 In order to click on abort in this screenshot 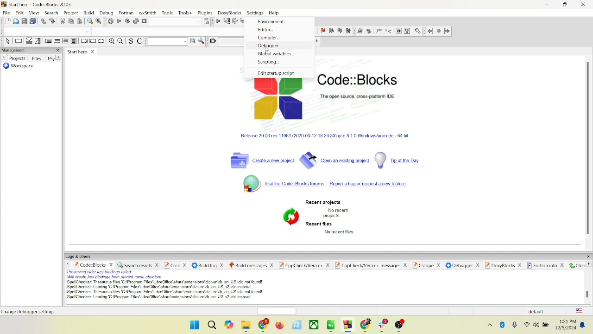, I will do `click(143, 21)`.